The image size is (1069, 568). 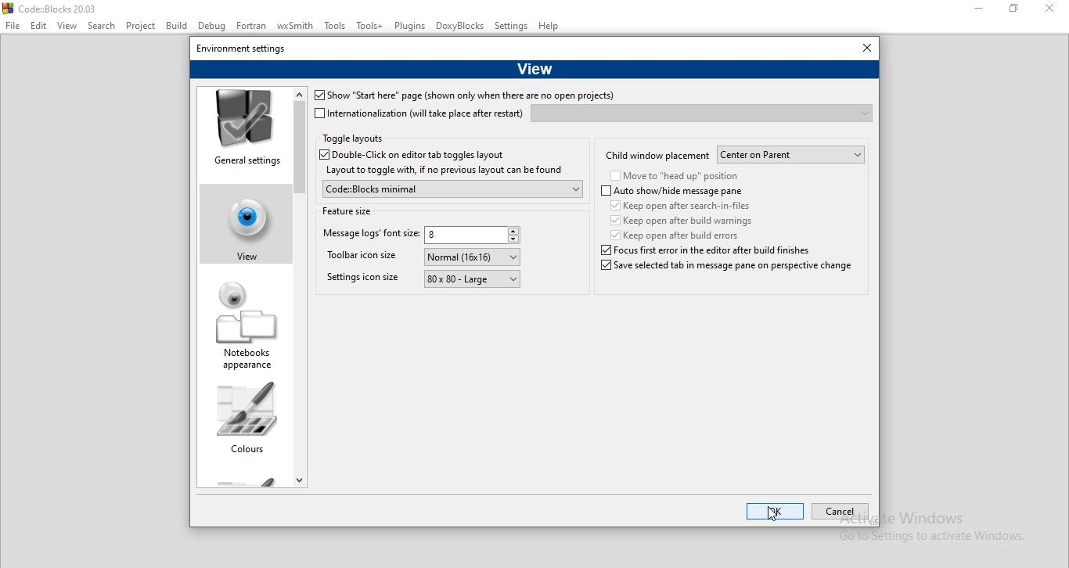 What do you see at coordinates (534, 67) in the screenshot?
I see `View` at bounding box center [534, 67].